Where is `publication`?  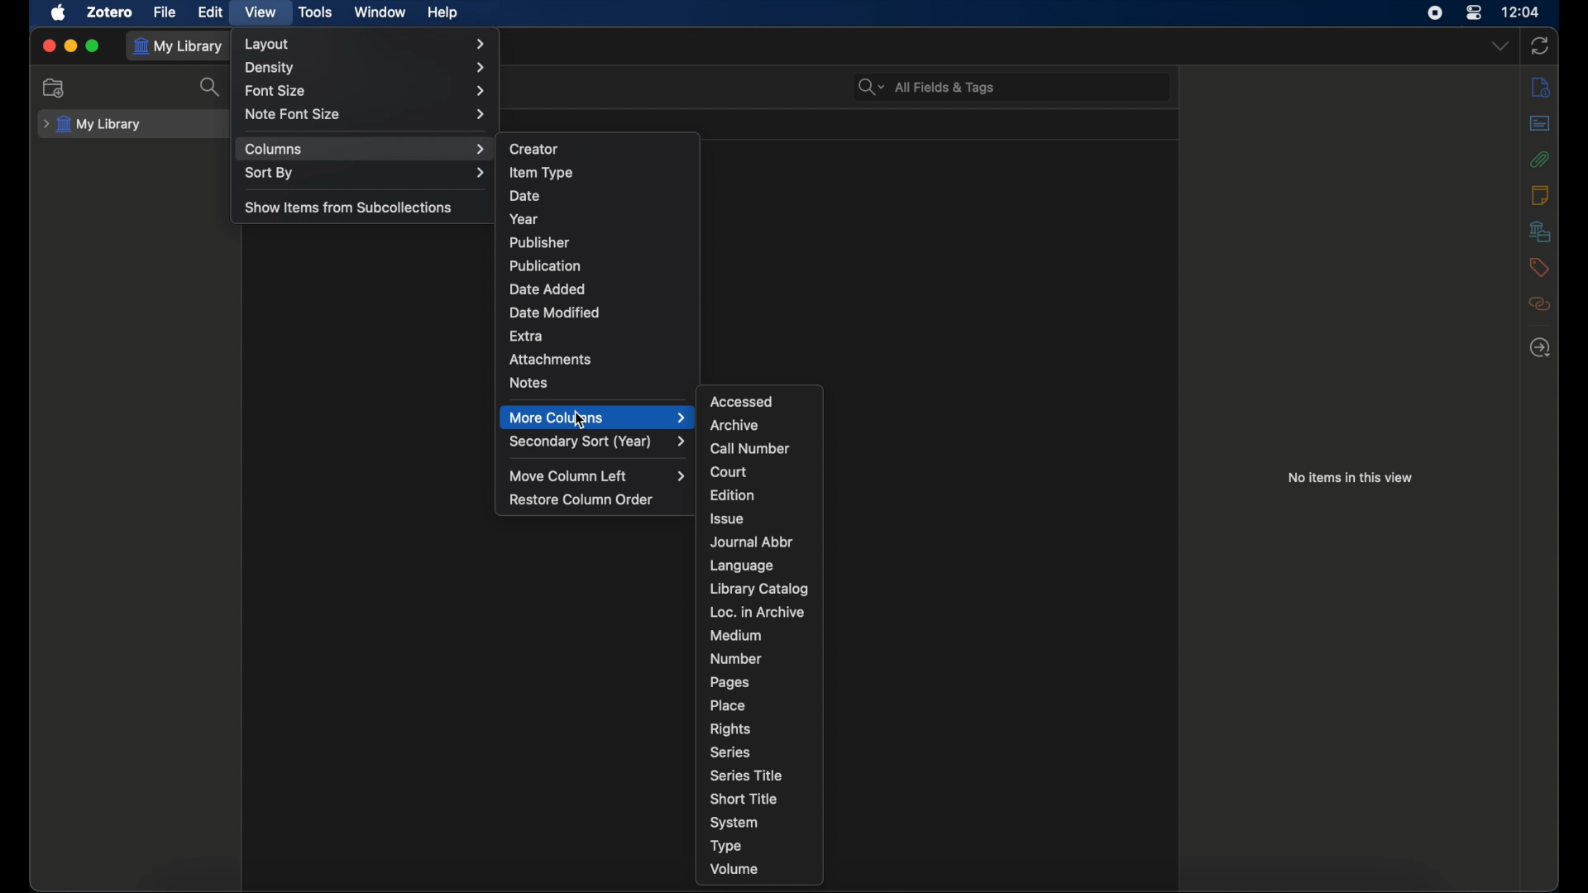
publication is located at coordinates (544, 265).